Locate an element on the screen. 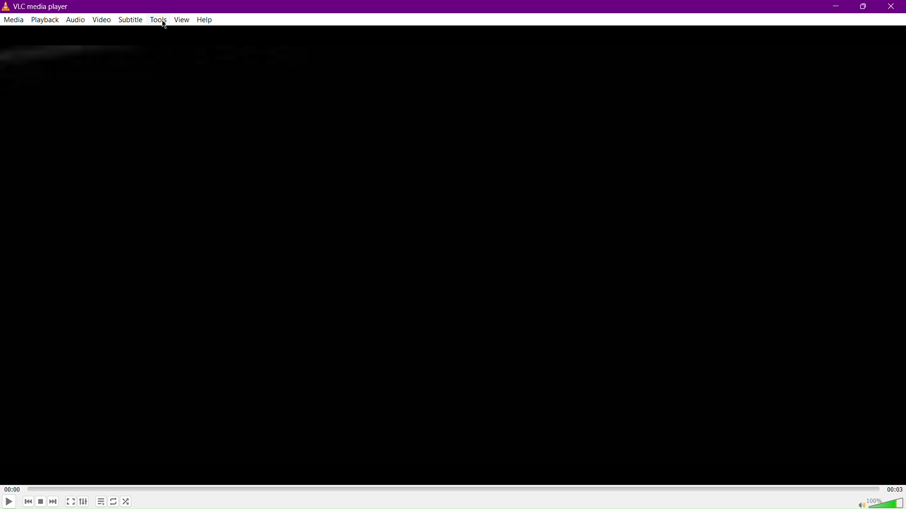 The image size is (906, 509). VLC Media player is located at coordinates (37, 6).